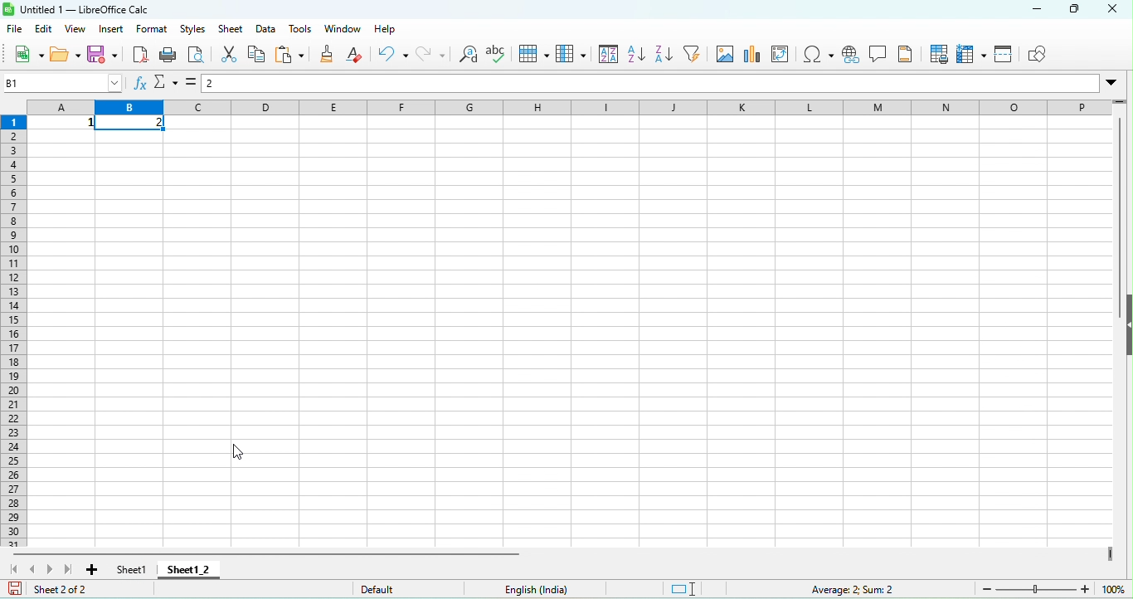  I want to click on find and replace, so click(469, 58).